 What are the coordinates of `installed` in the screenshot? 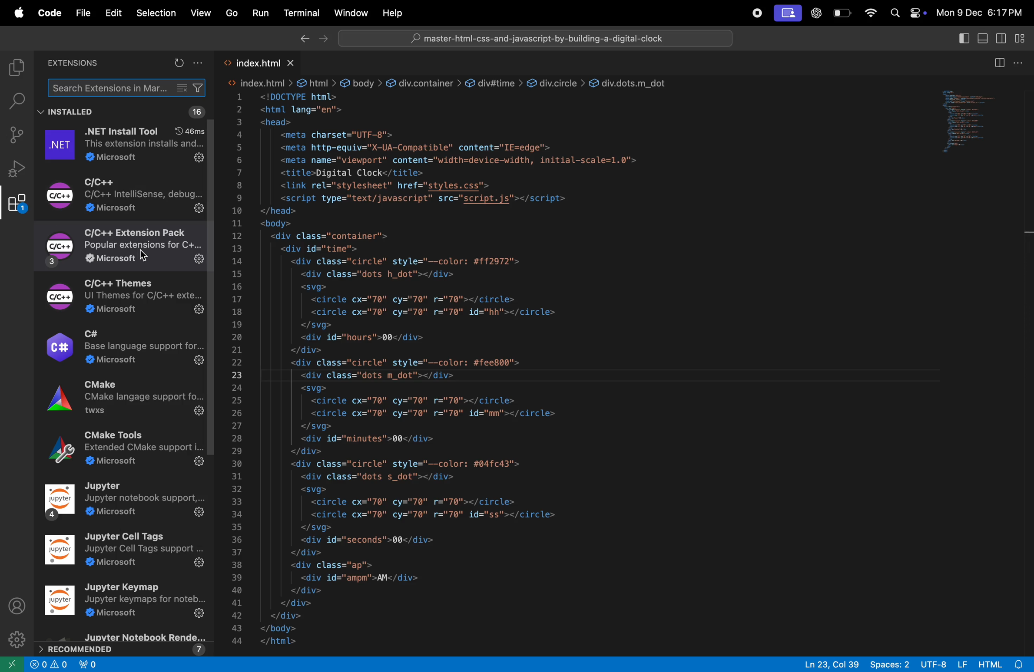 It's located at (70, 112).